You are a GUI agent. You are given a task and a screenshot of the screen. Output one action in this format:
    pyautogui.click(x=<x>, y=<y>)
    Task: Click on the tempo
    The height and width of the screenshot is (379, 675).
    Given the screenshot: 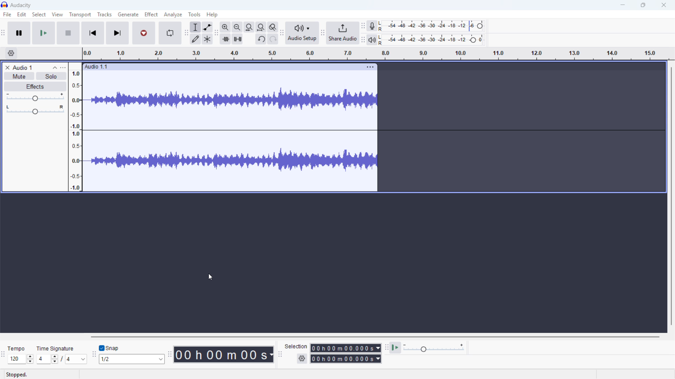 What is the action you would take?
    pyautogui.click(x=18, y=348)
    